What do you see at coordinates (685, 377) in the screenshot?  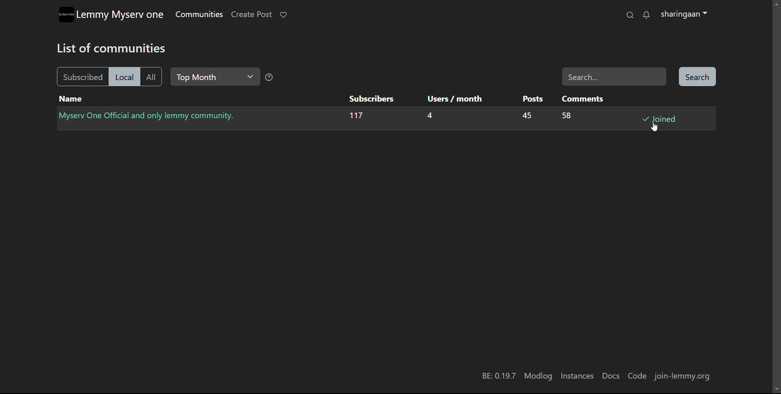 I see `join-lemmy.org` at bounding box center [685, 377].